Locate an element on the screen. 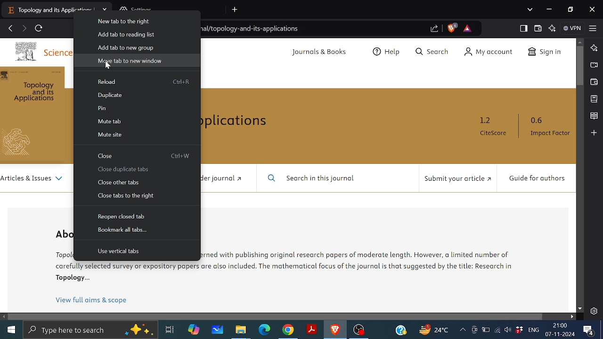 This screenshot has width=603, height=339. Weather is located at coordinates (432, 329).